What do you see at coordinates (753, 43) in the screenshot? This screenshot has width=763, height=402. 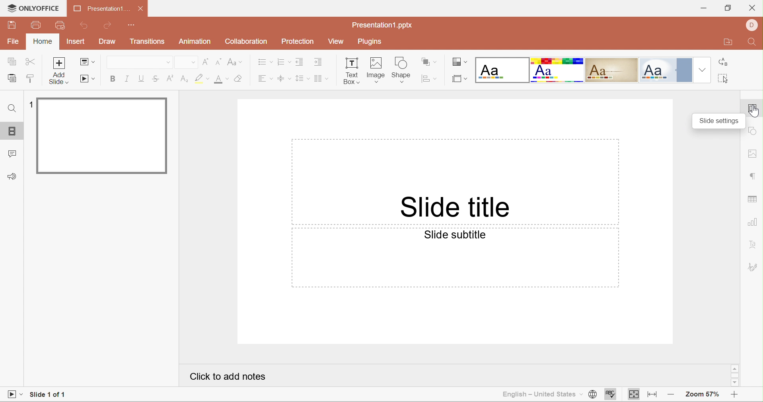 I see `Find` at bounding box center [753, 43].